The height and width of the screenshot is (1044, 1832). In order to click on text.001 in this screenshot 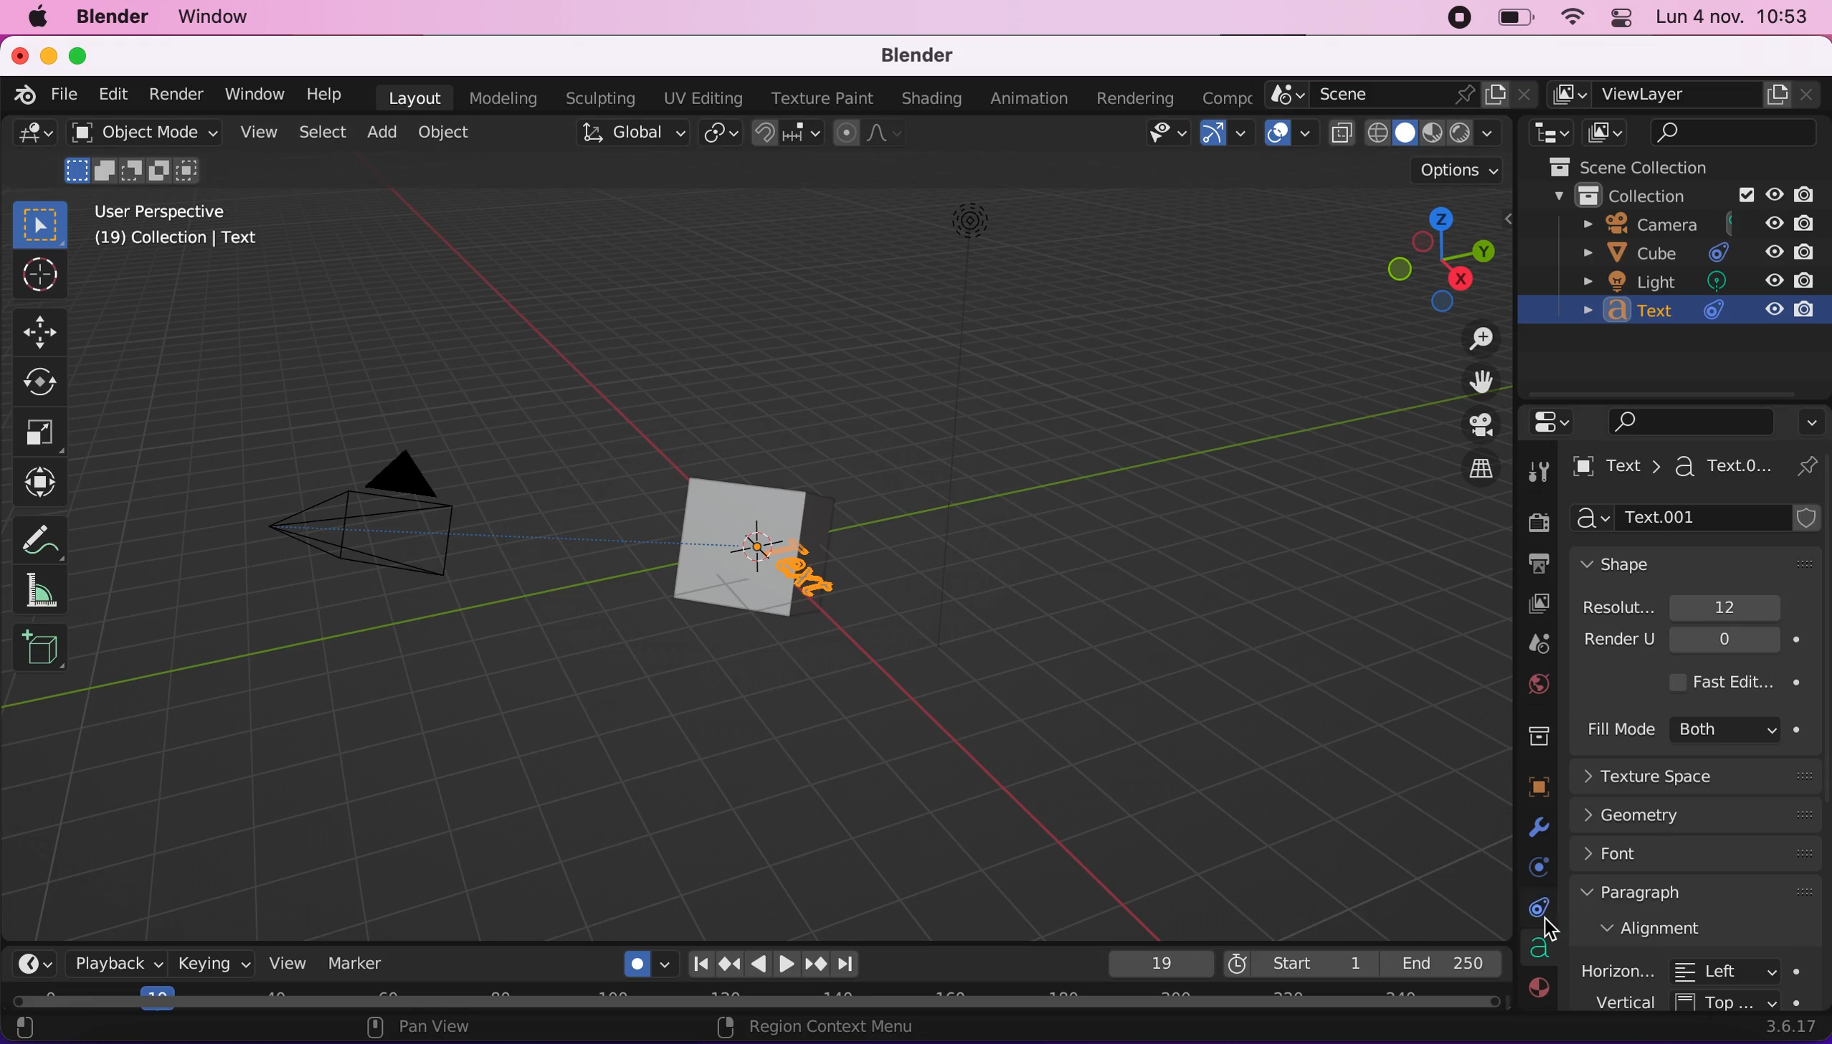, I will do `click(1703, 518)`.